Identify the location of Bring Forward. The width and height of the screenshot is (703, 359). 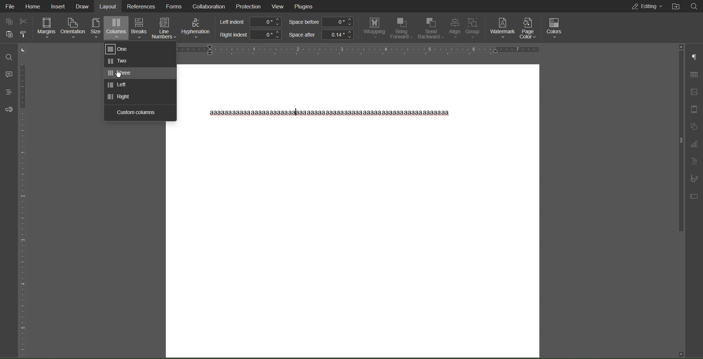
(402, 28).